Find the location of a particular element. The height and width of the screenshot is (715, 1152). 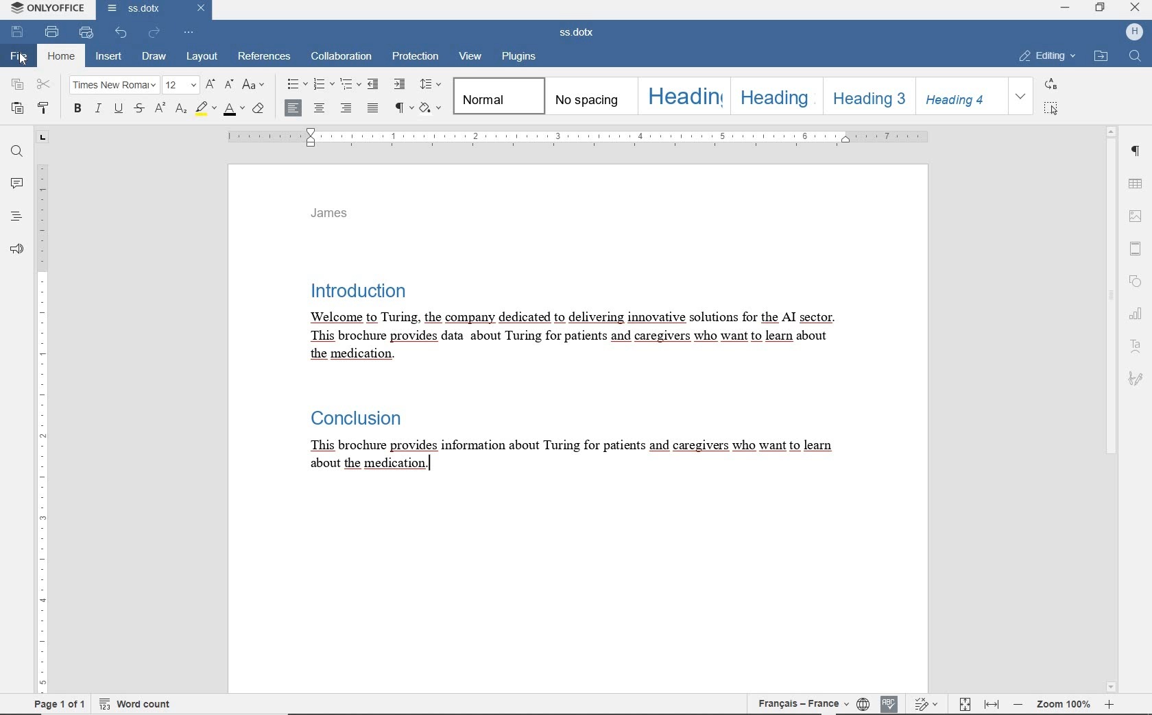

IMAGE is located at coordinates (1136, 216).